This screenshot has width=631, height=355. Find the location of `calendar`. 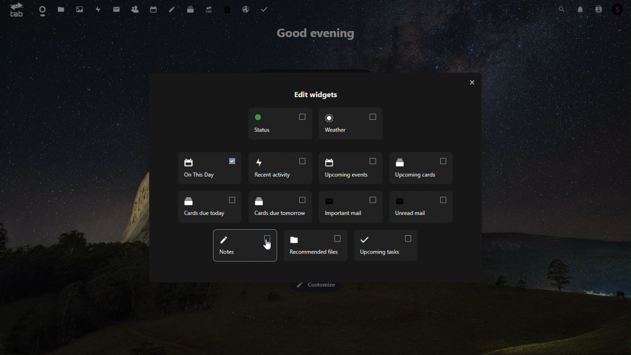

calendar is located at coordinates (154, 8).